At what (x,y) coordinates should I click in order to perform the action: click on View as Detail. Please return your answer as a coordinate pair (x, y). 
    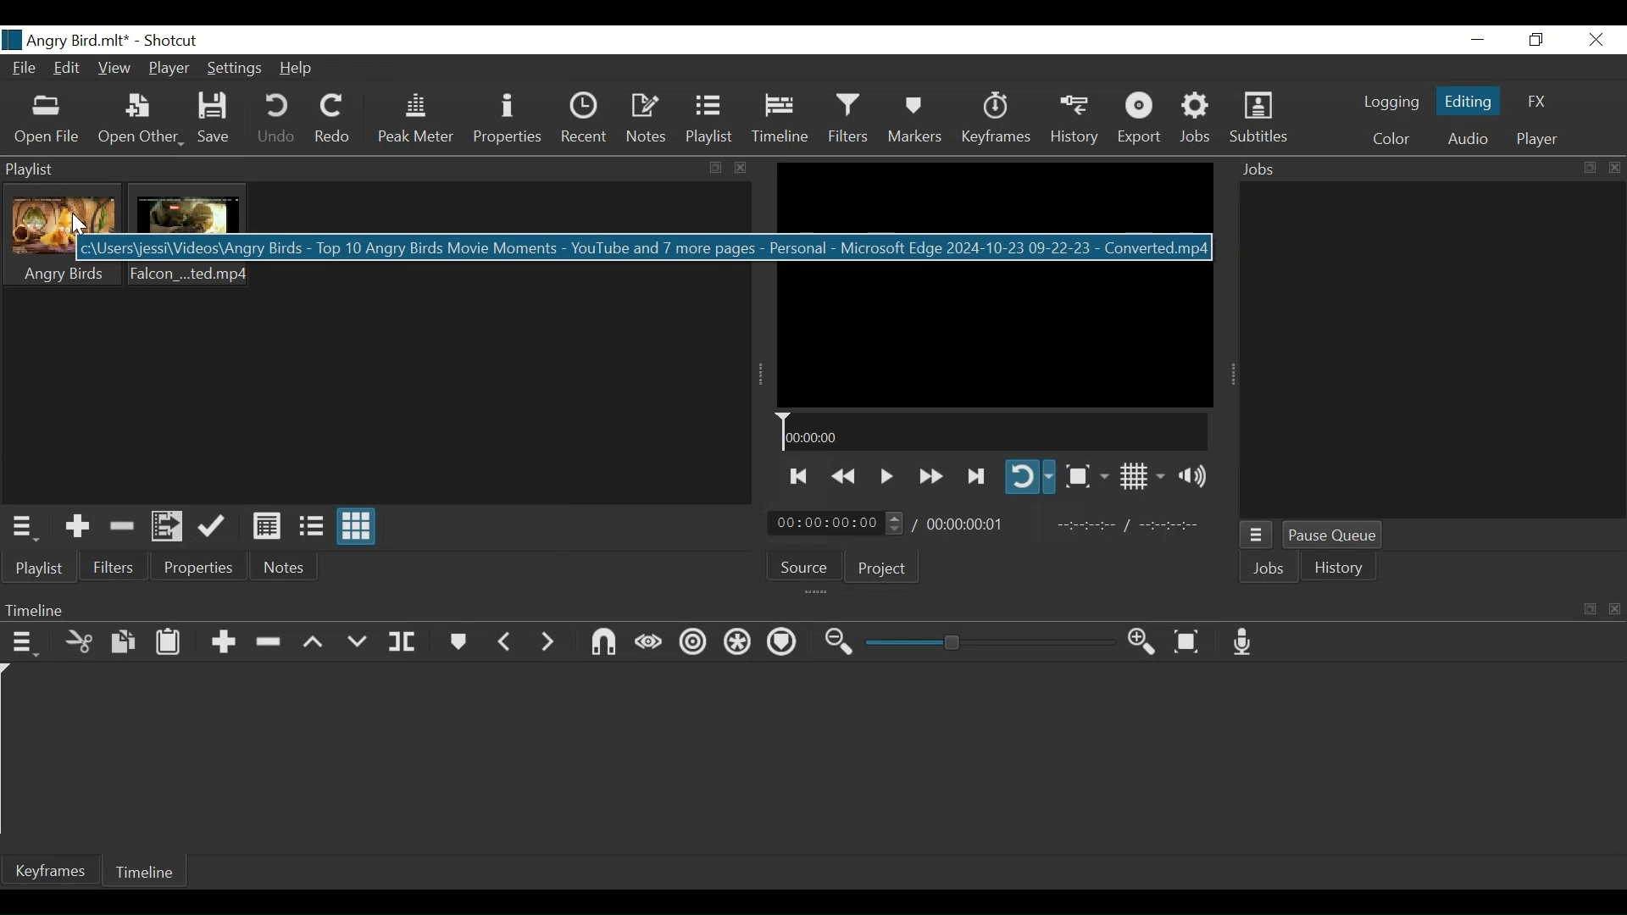
    Looking at the image, I should click on (266, 524).